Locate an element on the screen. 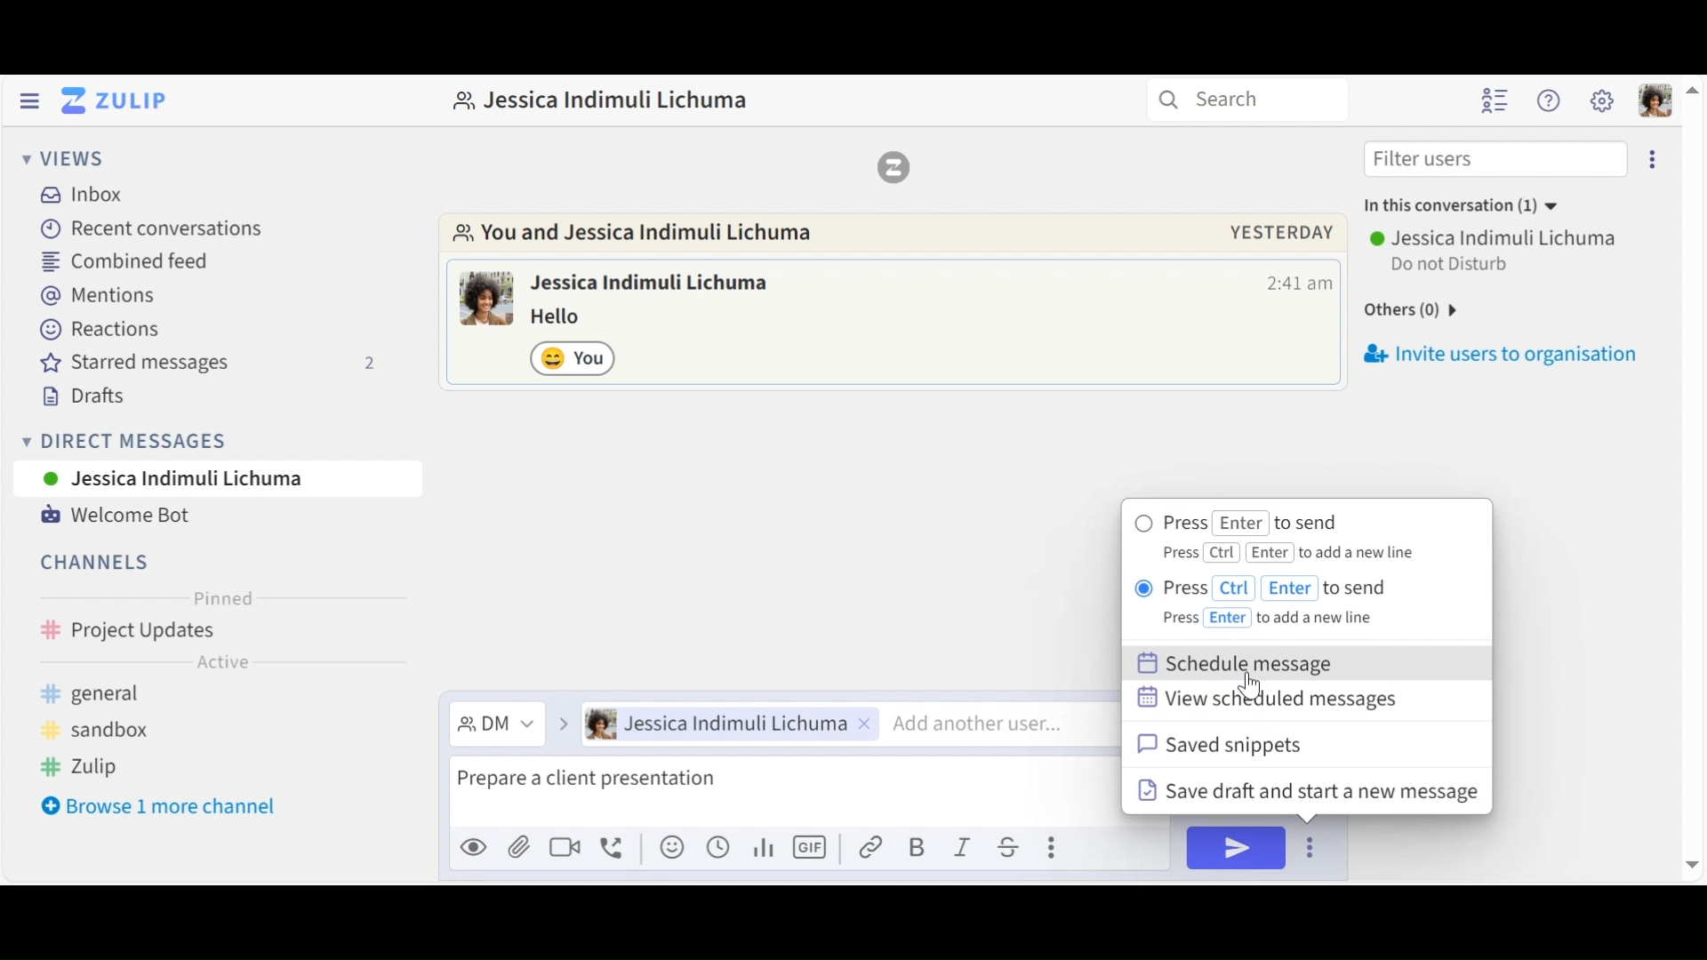 Image resolution: width=1707 pixels, height=960 pixels. (un)select Press Ctrl +Enter to send and Press Enter to add a new line is located at coordinates (1286, 603).